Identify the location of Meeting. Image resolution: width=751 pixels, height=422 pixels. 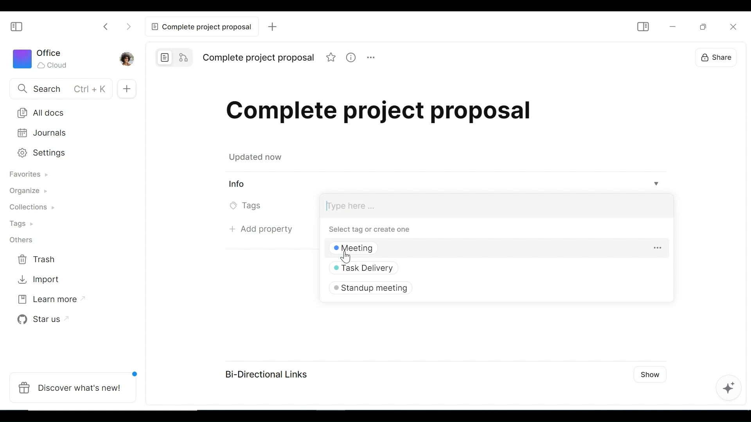
(362, 248).